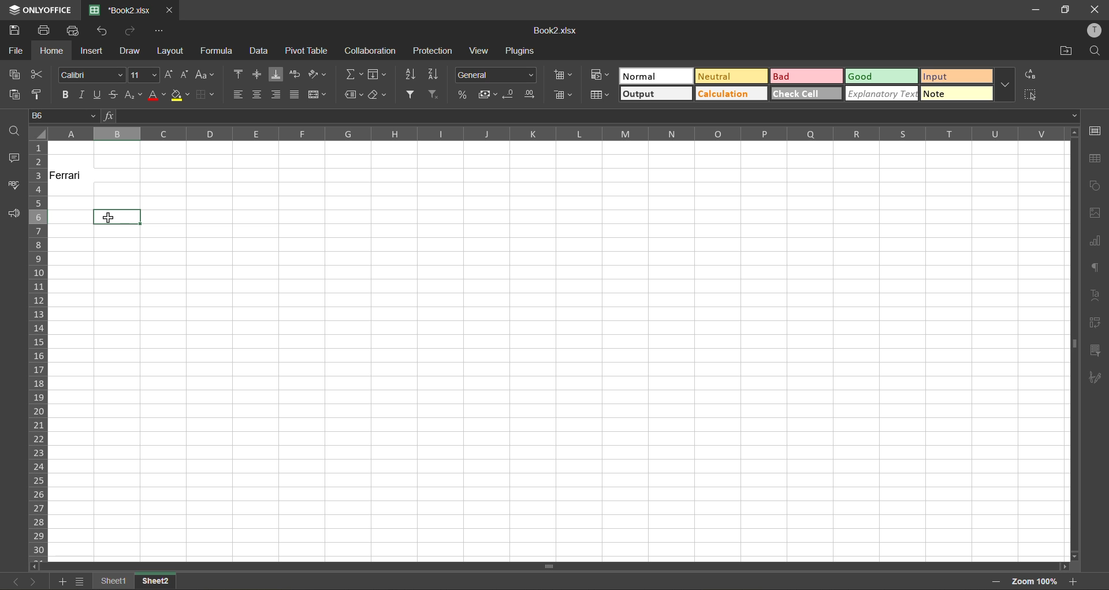  What do you see at coordinates (317, 94) in the screenshot?
I see `merge and center` at bounding box center [317, 94].